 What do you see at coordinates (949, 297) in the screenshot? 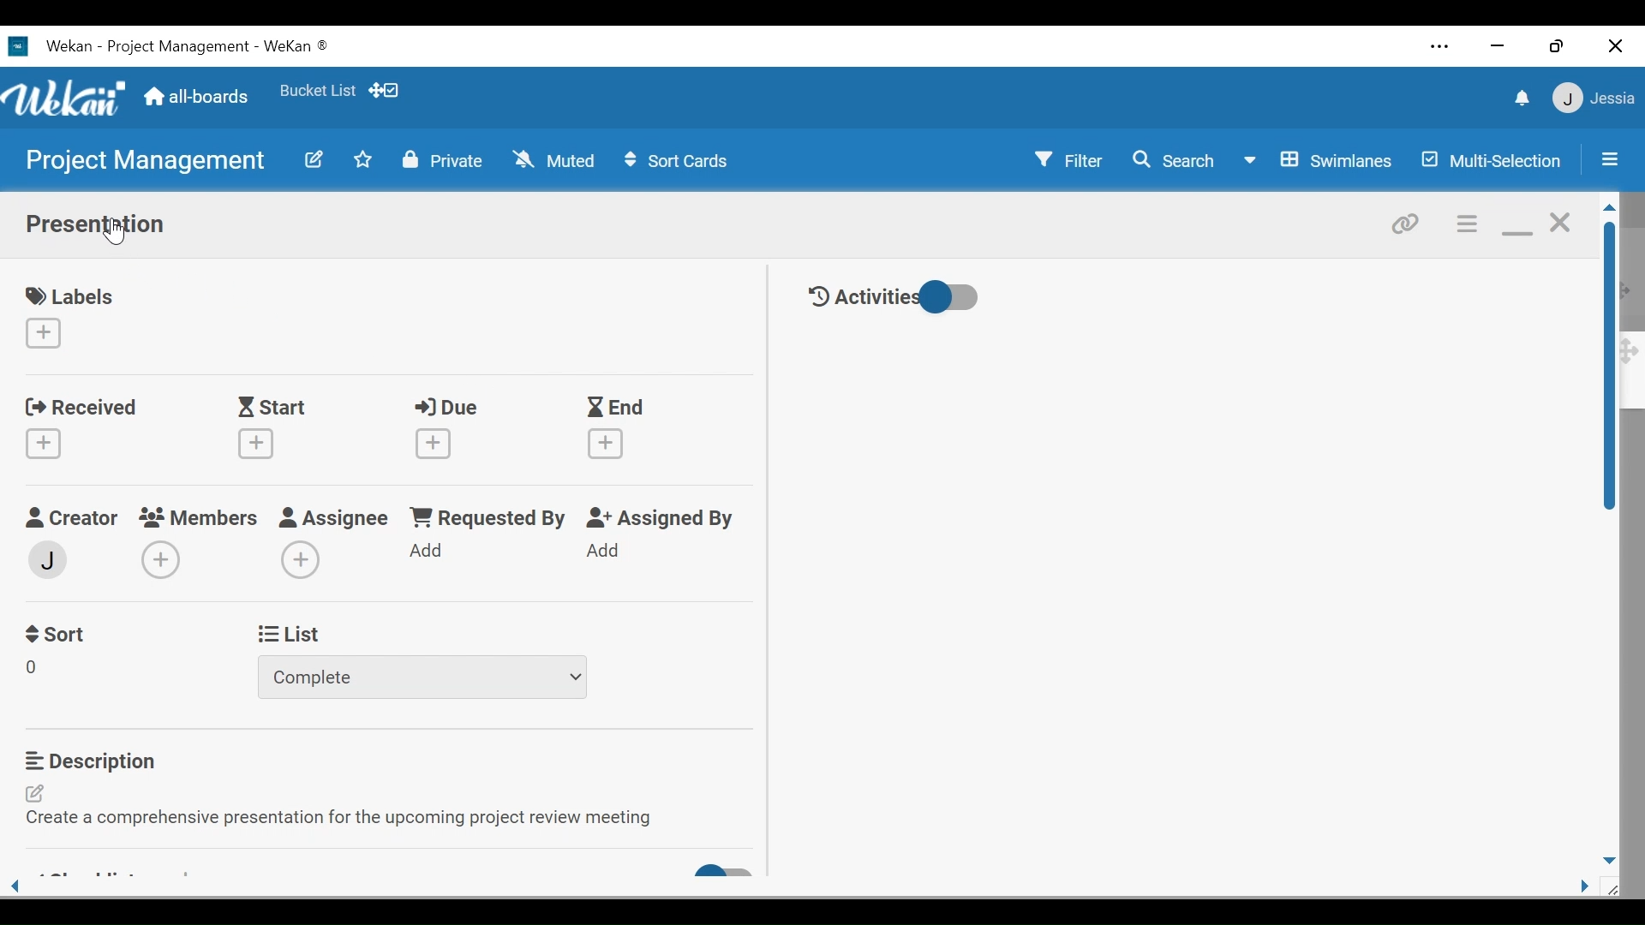
I see `Toggle show/hide History activities` at bounding box center [949, 297].